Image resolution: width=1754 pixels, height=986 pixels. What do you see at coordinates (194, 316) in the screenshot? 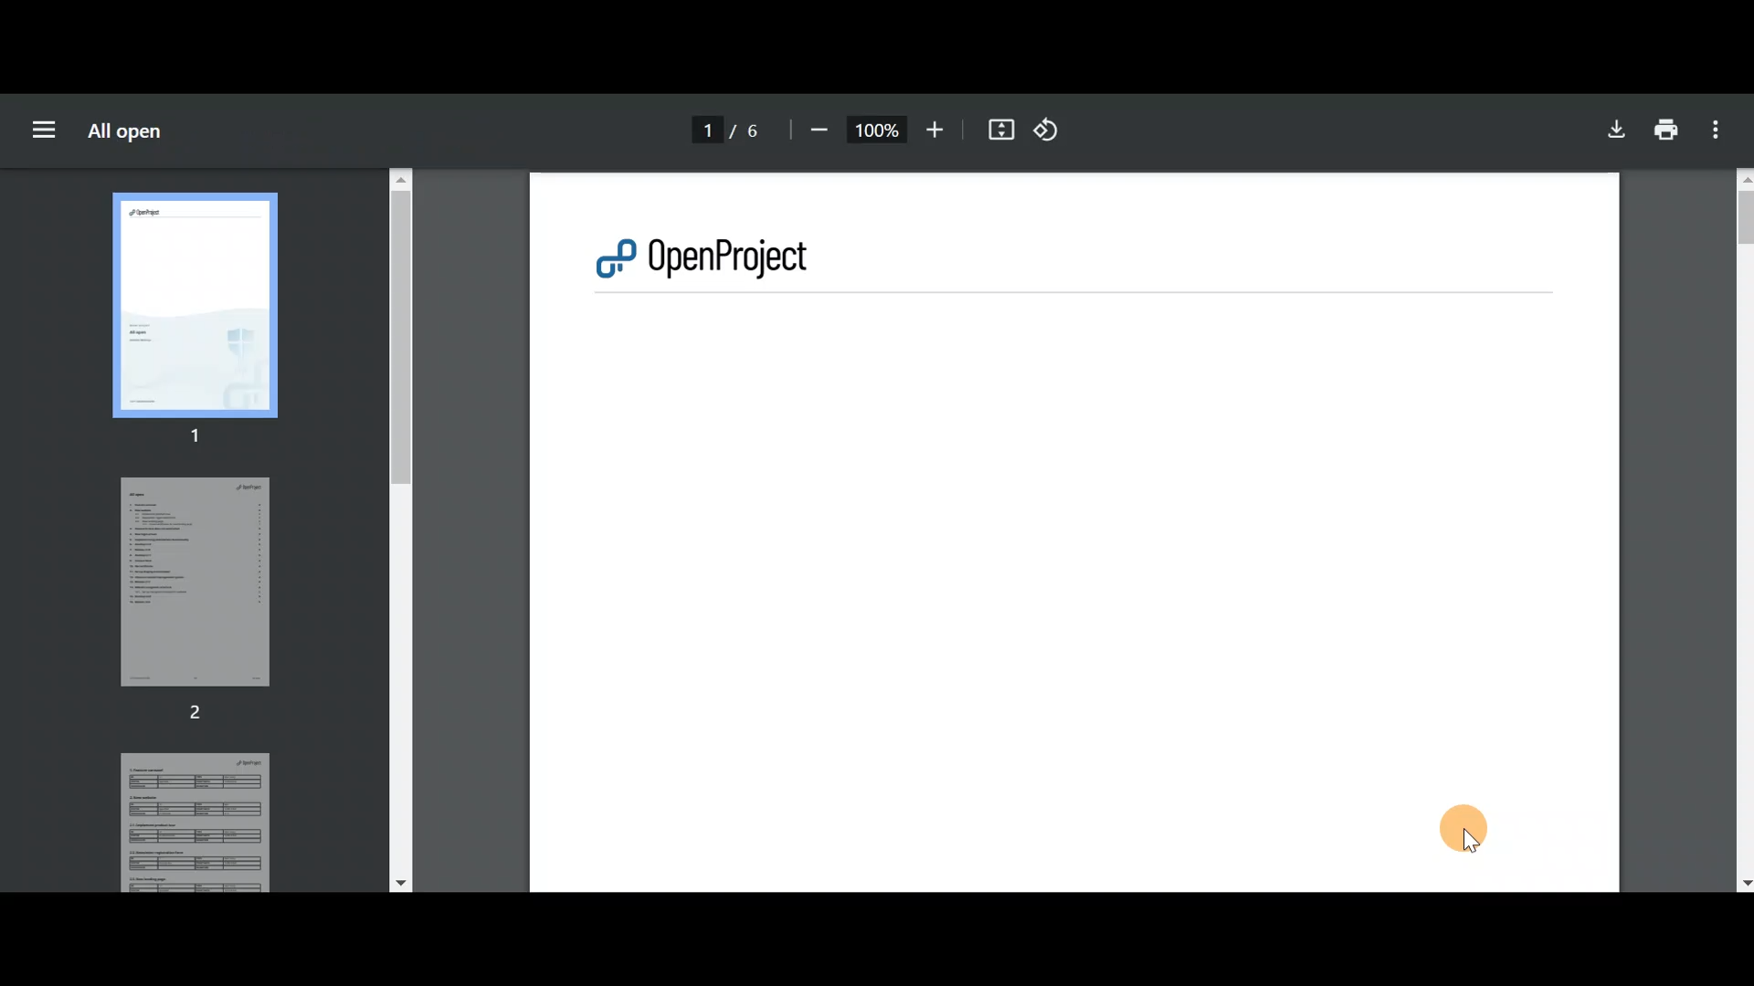
I see `Page 1 preview` at bounding box center [194, 316].